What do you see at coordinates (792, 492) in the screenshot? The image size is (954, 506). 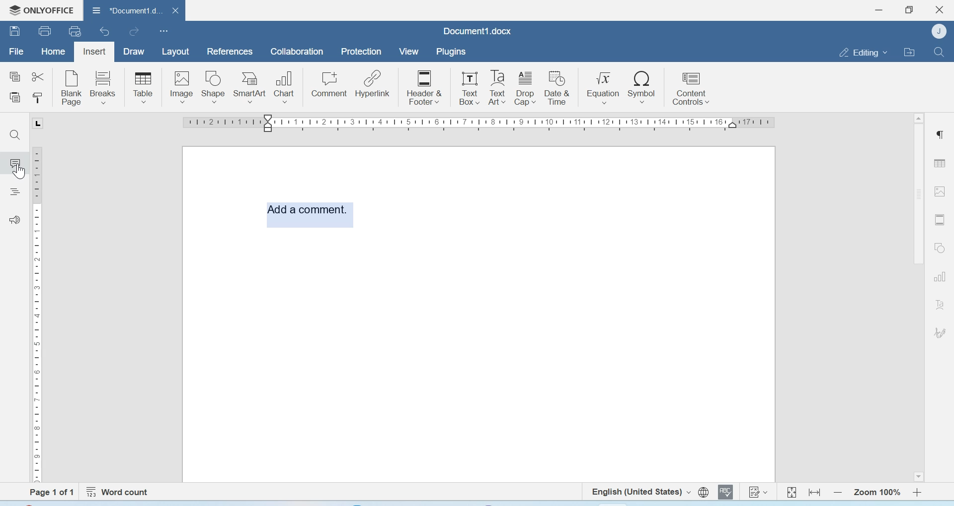 I see `Fit to page` at bounding box center [792, 492].